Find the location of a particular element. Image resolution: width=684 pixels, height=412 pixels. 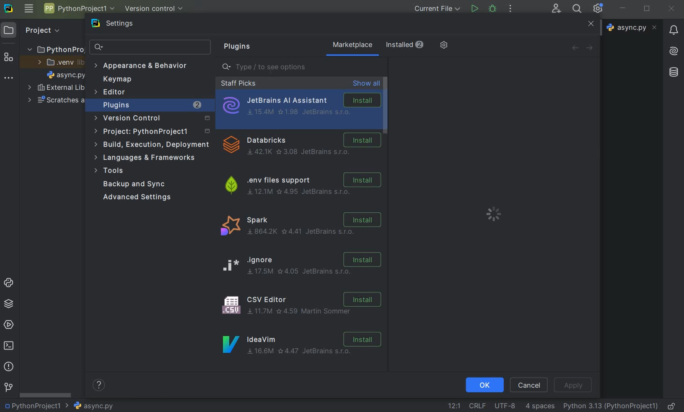

python packages is located at coordinates (8, 305).